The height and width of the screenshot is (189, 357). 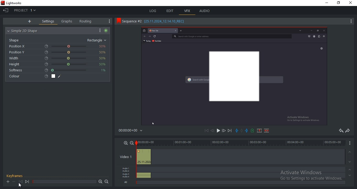 What do you see at coordinates (58, 40) in the screenshot?
I see `shape` at bounding box center [58, 40].